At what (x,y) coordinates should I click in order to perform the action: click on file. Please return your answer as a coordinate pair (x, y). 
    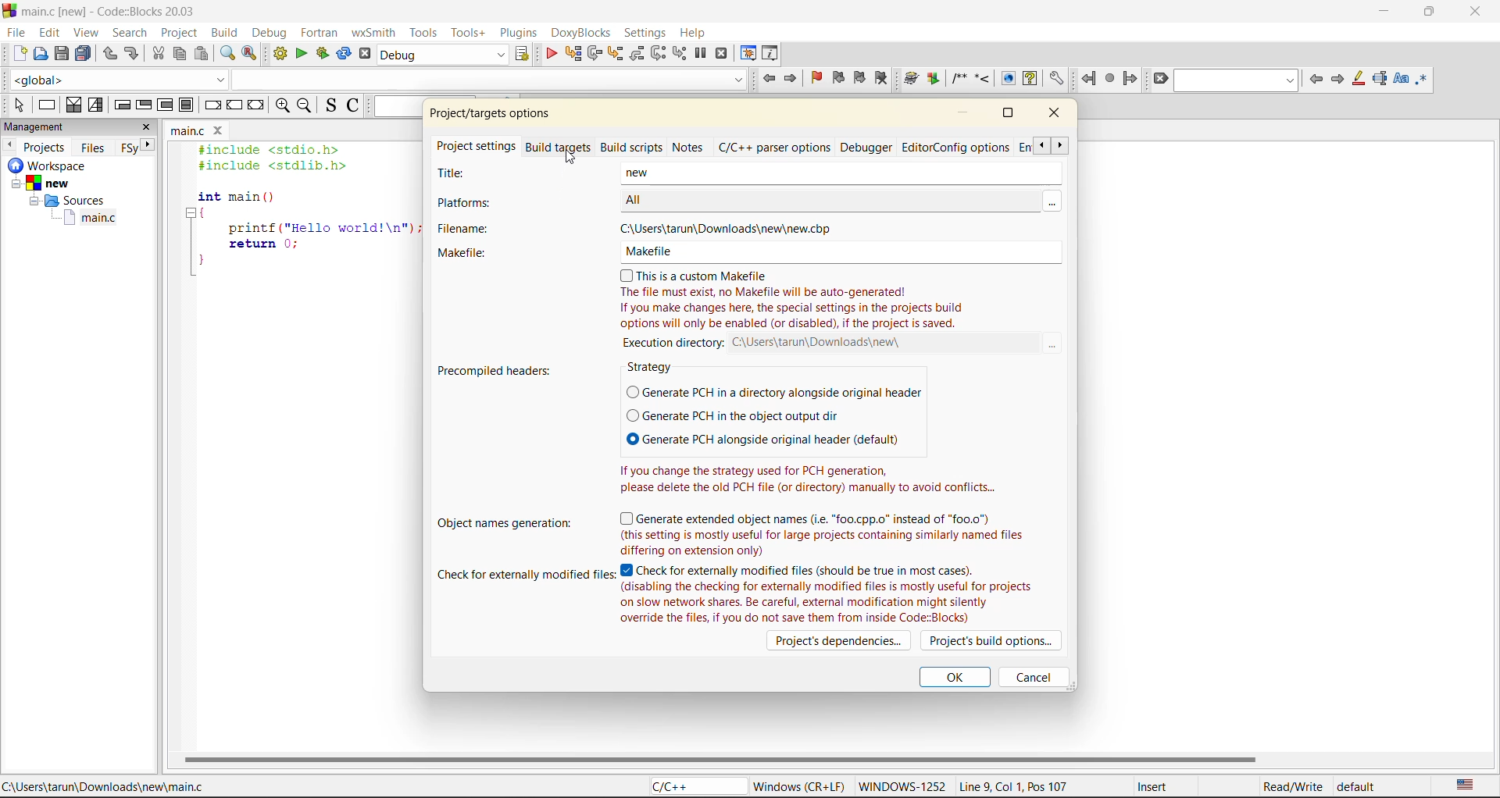
    Looking at the image, I should click on (17, 35).